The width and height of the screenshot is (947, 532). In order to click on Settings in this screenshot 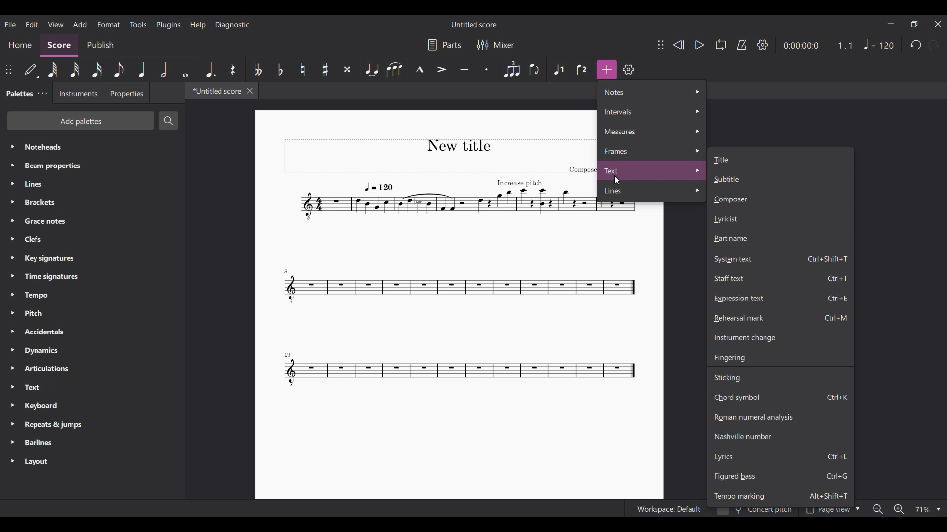, I will do `click(763, 45)`.